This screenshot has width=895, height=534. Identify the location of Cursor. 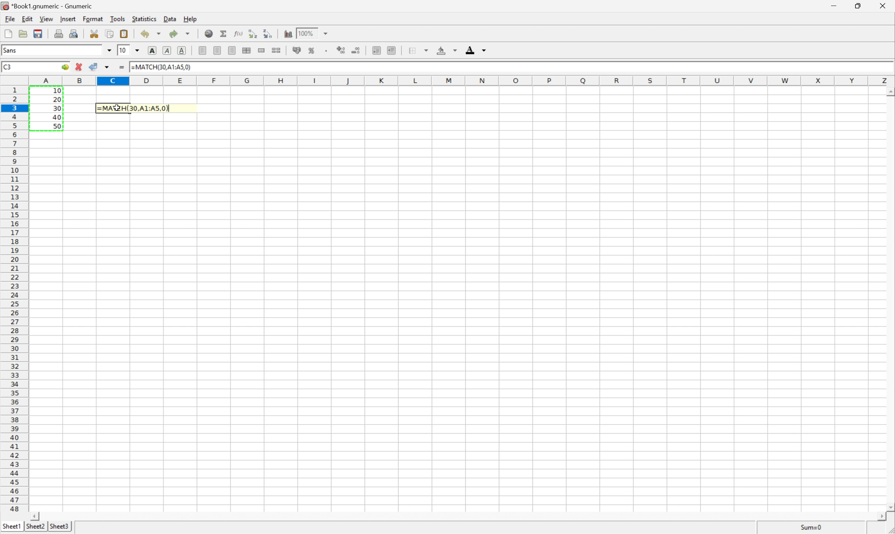
(118, 107).